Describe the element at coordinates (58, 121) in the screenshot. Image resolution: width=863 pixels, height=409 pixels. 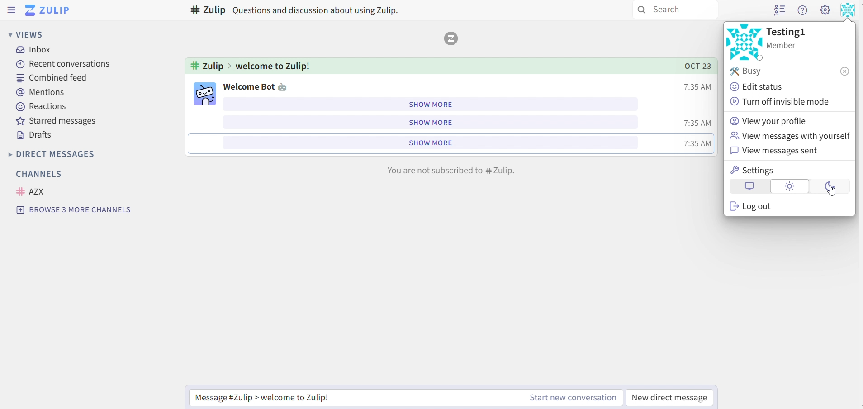
I see `starred messages` at that location.